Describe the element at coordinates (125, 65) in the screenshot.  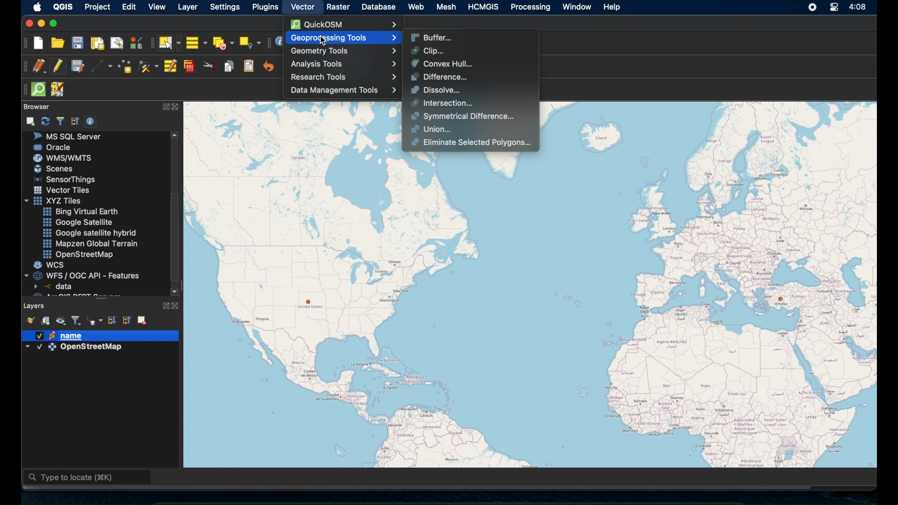
I see `add point feature` at that location.